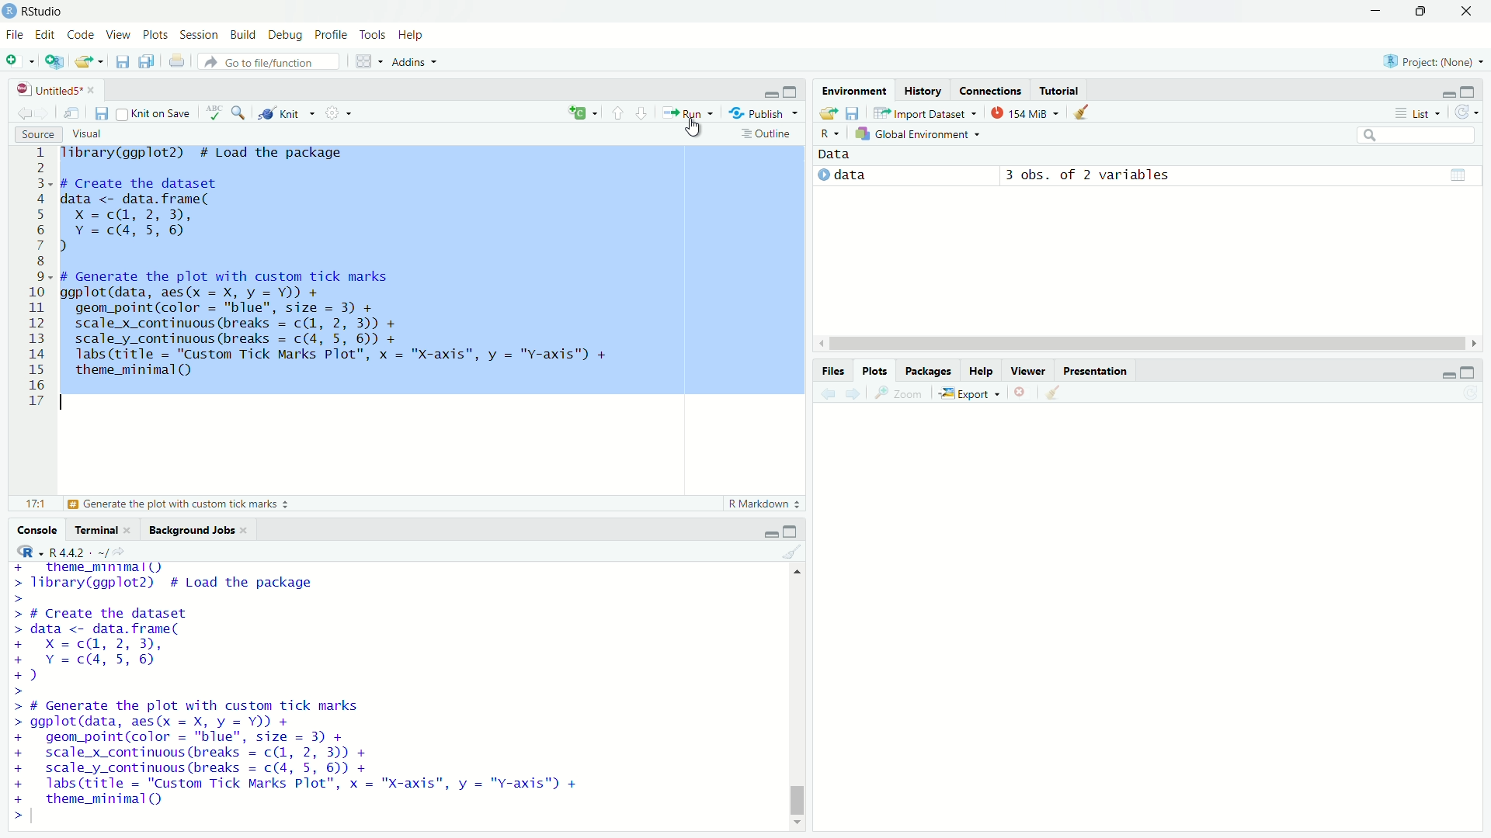 The height and width of the screenshot is (838, 1491). Describe the element at coordinates (1443, 90) in the screenshot. I see `minimize` at that location.